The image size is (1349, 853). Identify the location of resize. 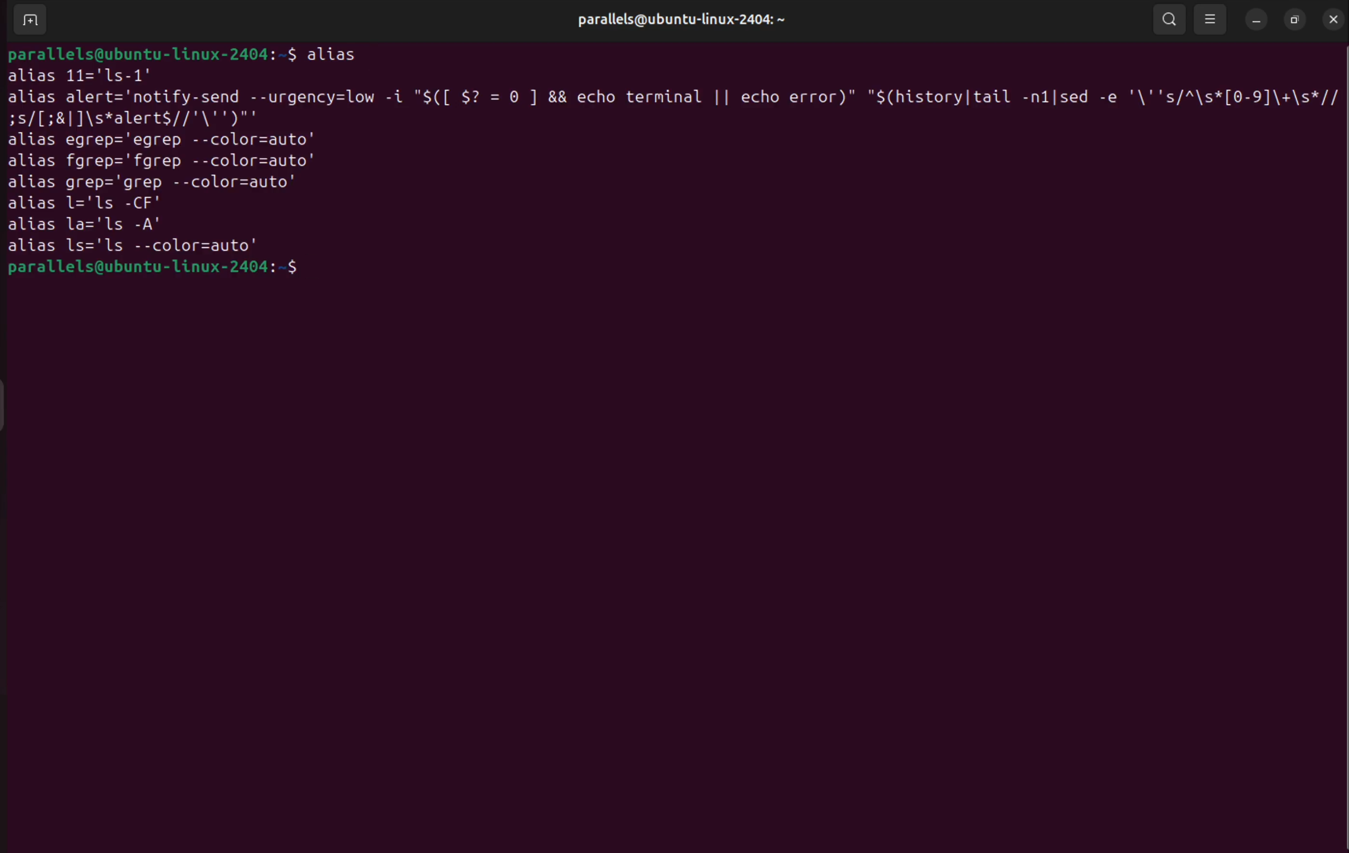
(1295, 19).